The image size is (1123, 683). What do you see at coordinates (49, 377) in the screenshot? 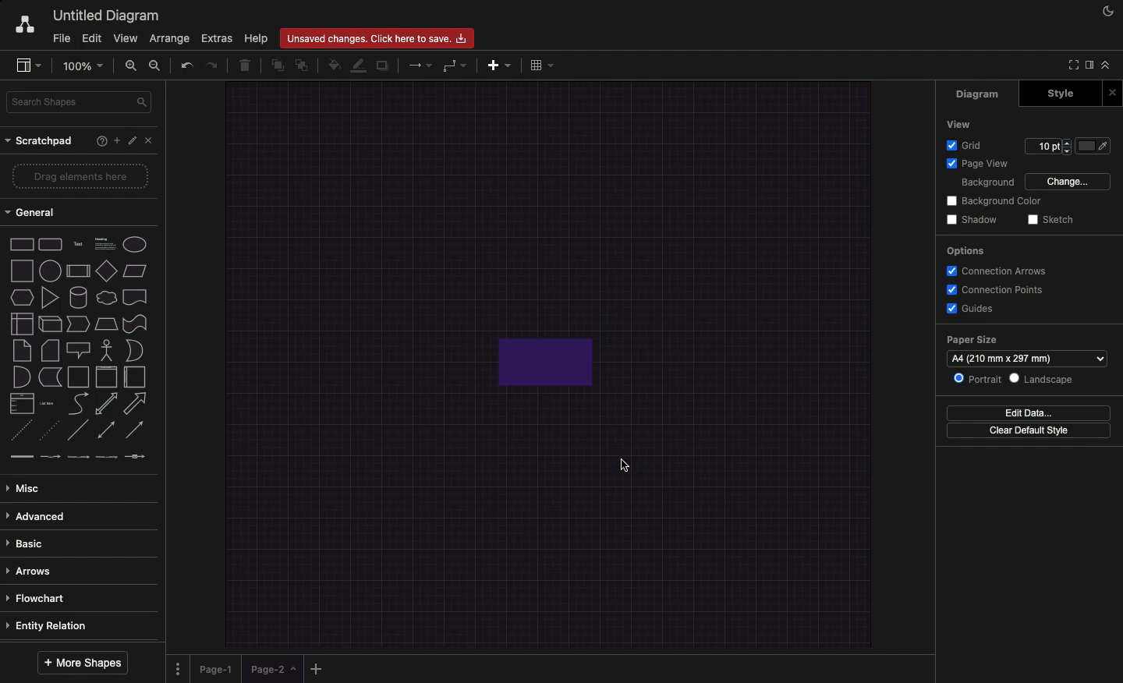
I see `data storage` at bounding box center [49, 377].